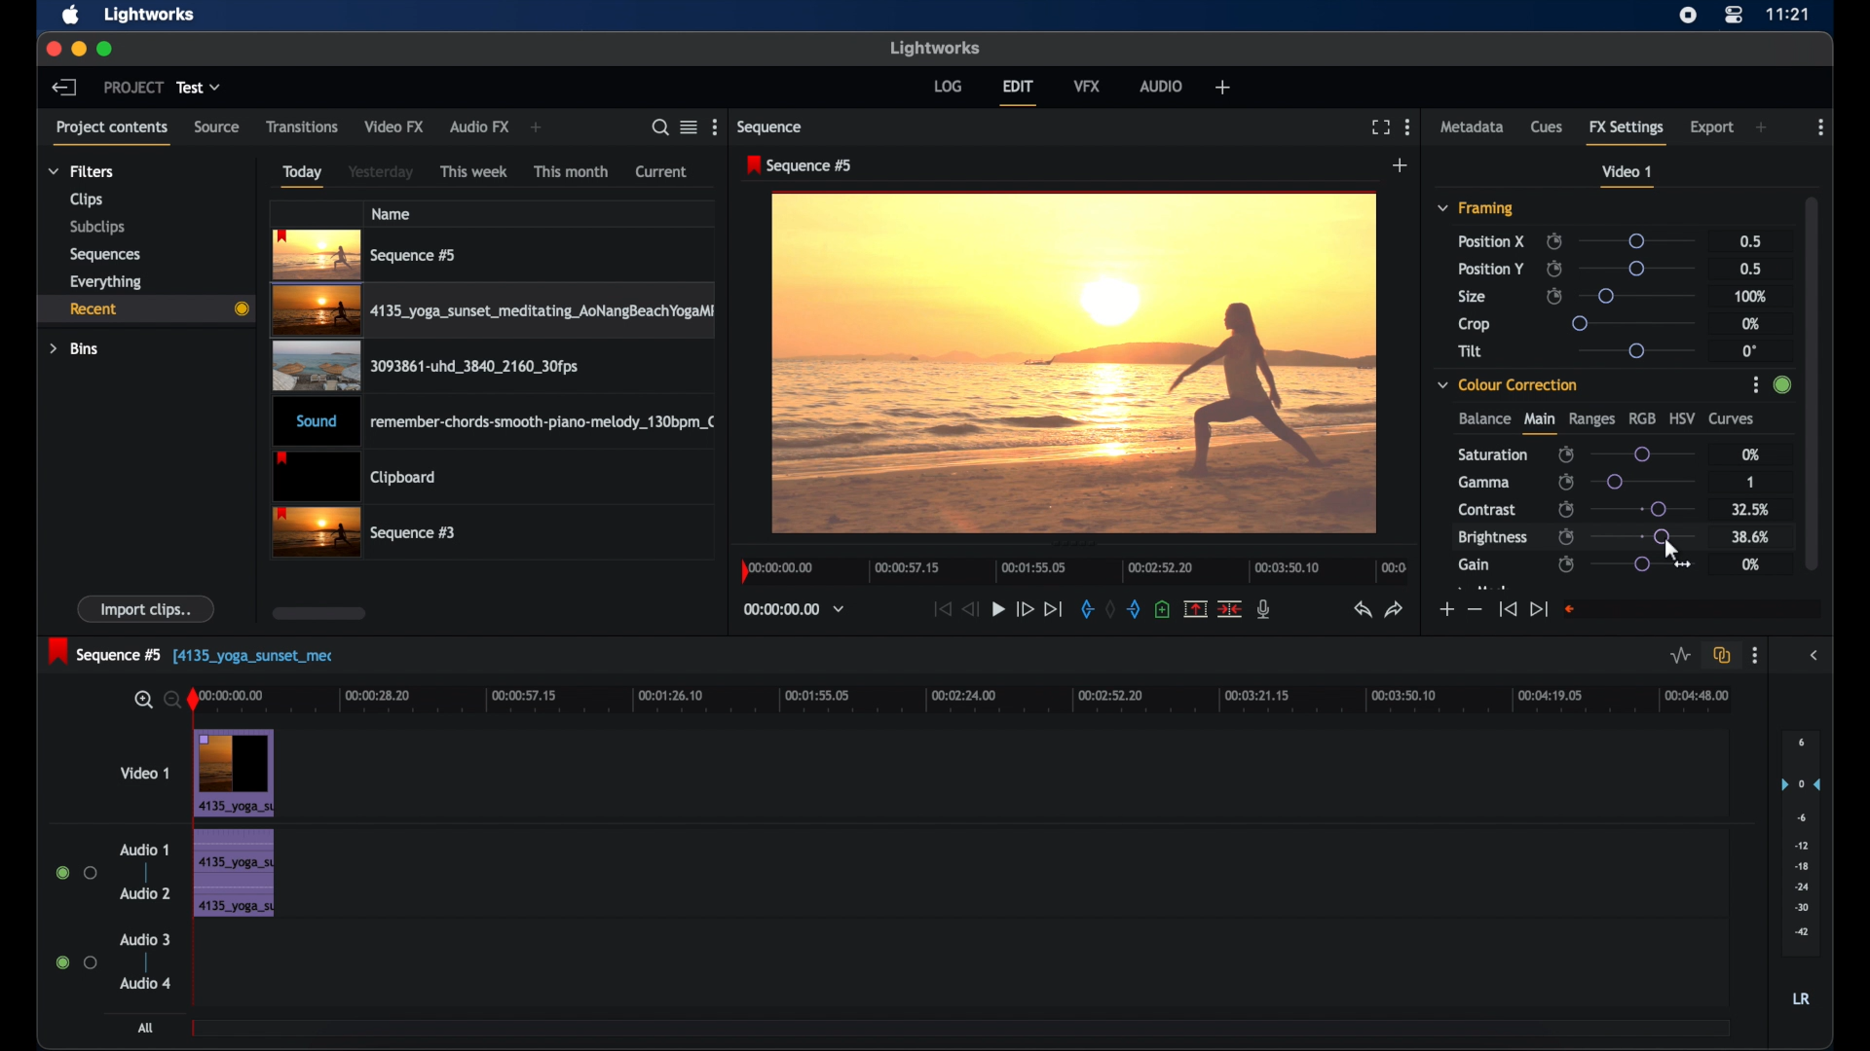 This screenshot has width=1870, height=1051. Describe the element at coordinates (1136, 609) in the screenshot. I see `out mark` at that location.